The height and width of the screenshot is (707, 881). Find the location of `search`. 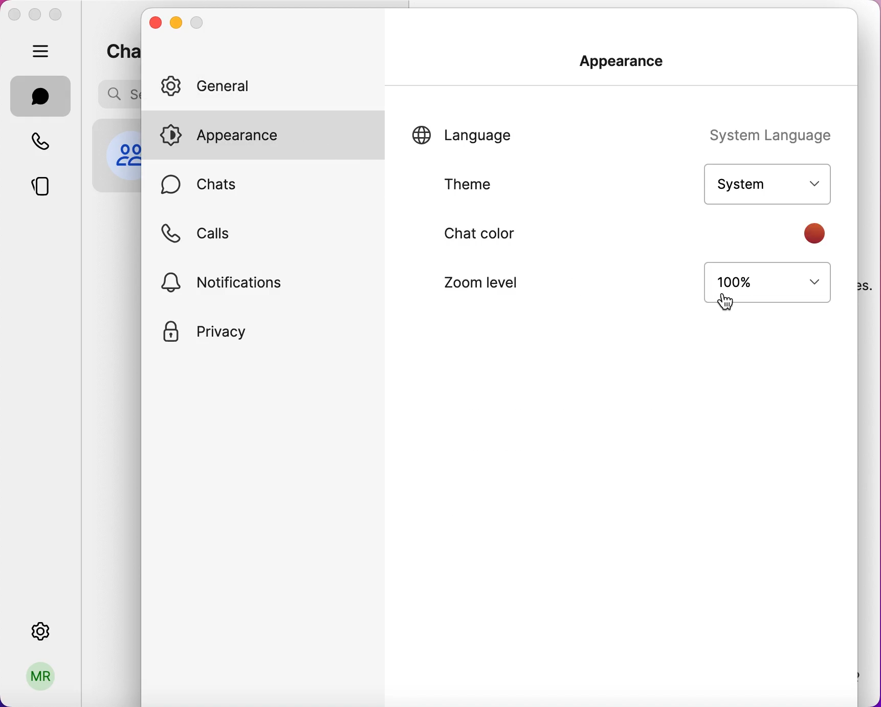

search is located at coordinates (113, 95).